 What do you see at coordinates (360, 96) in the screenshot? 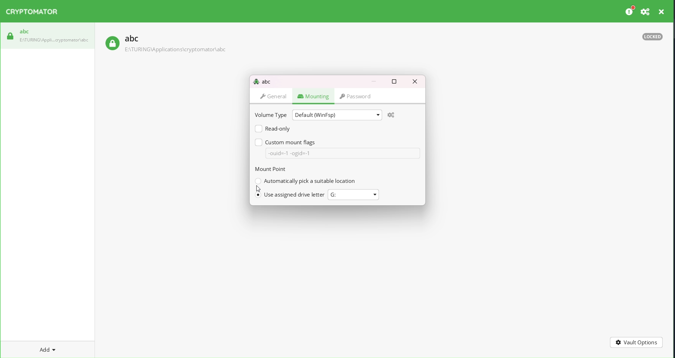
I see `password` at bounding box center [360, 96].